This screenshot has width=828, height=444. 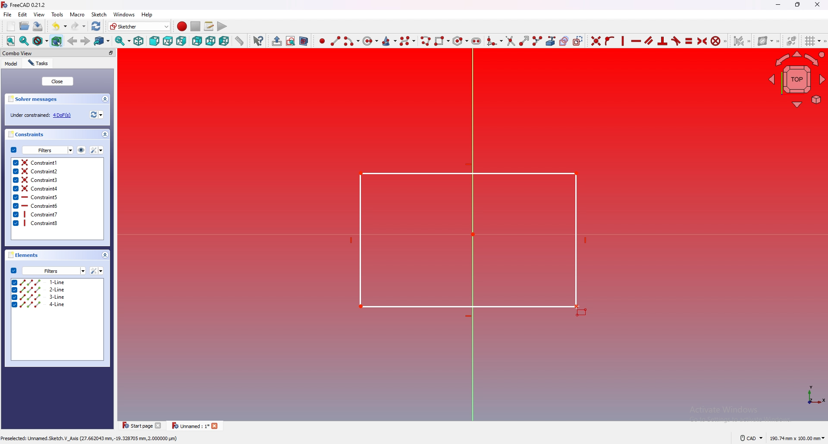 What do you see at coordinates (551, 41) in the screenshot?
I see `create external geometry` at bounding box center [551, 41].